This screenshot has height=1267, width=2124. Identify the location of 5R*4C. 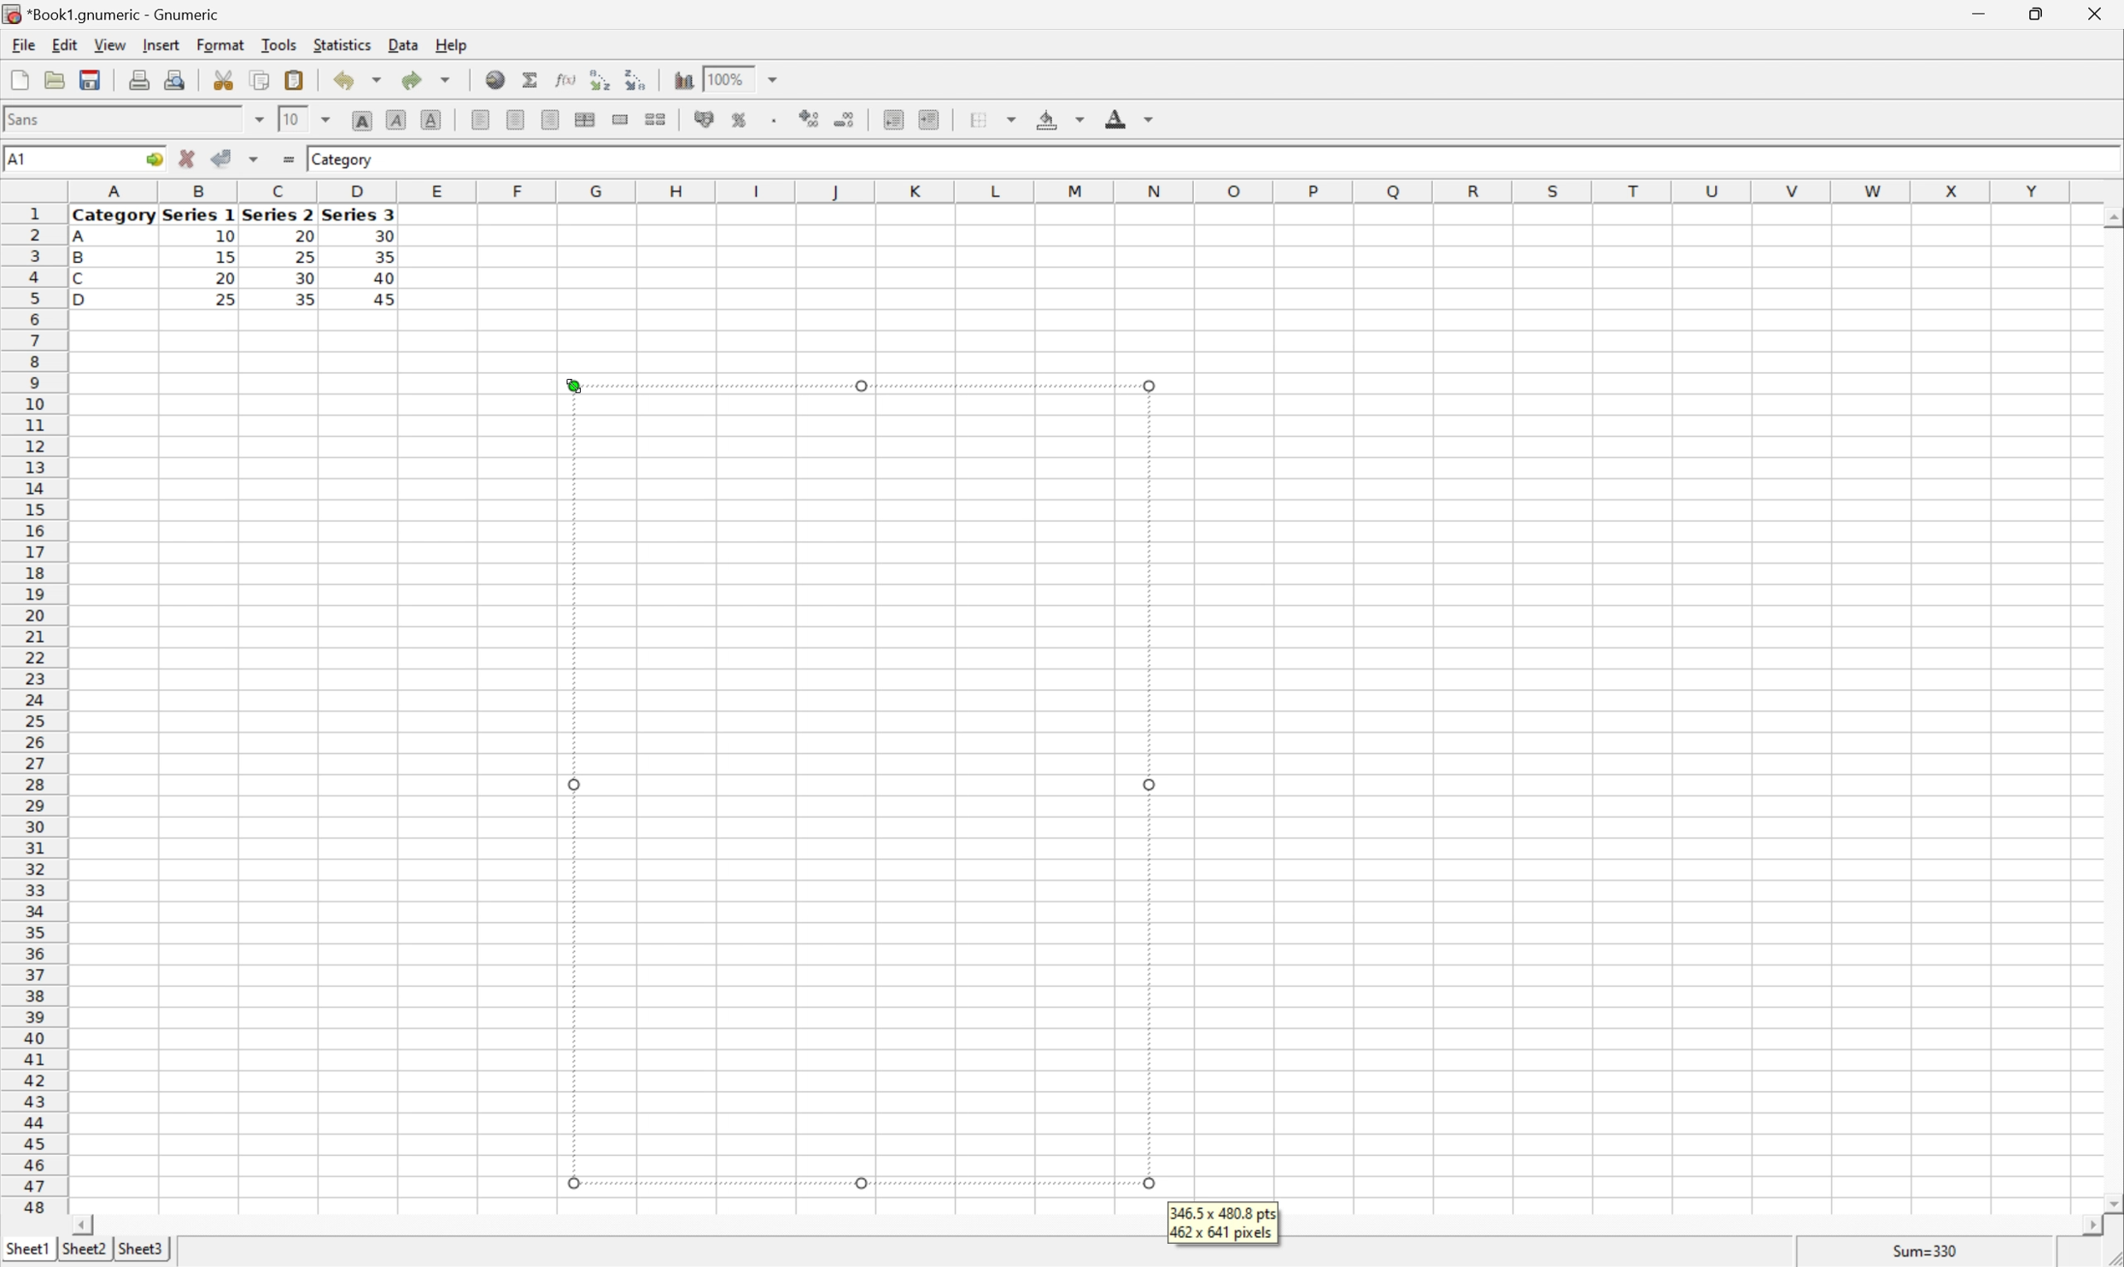
(36, 161).